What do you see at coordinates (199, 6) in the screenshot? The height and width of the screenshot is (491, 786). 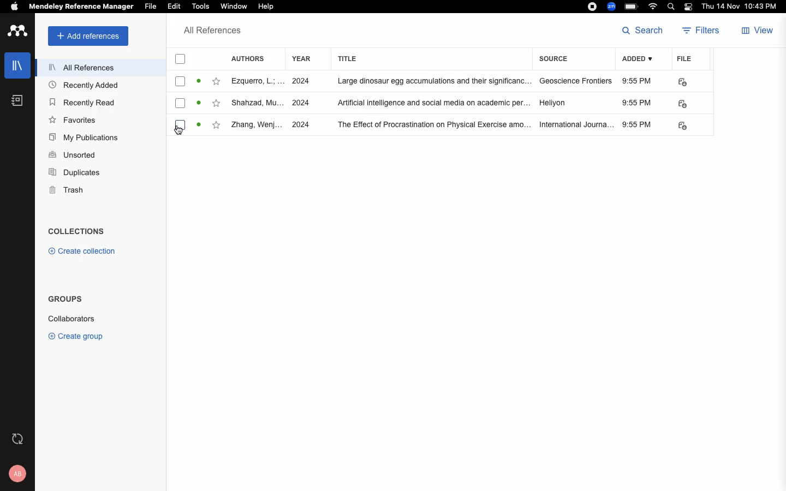 I see `Tools` at bounding box center [199, 6].